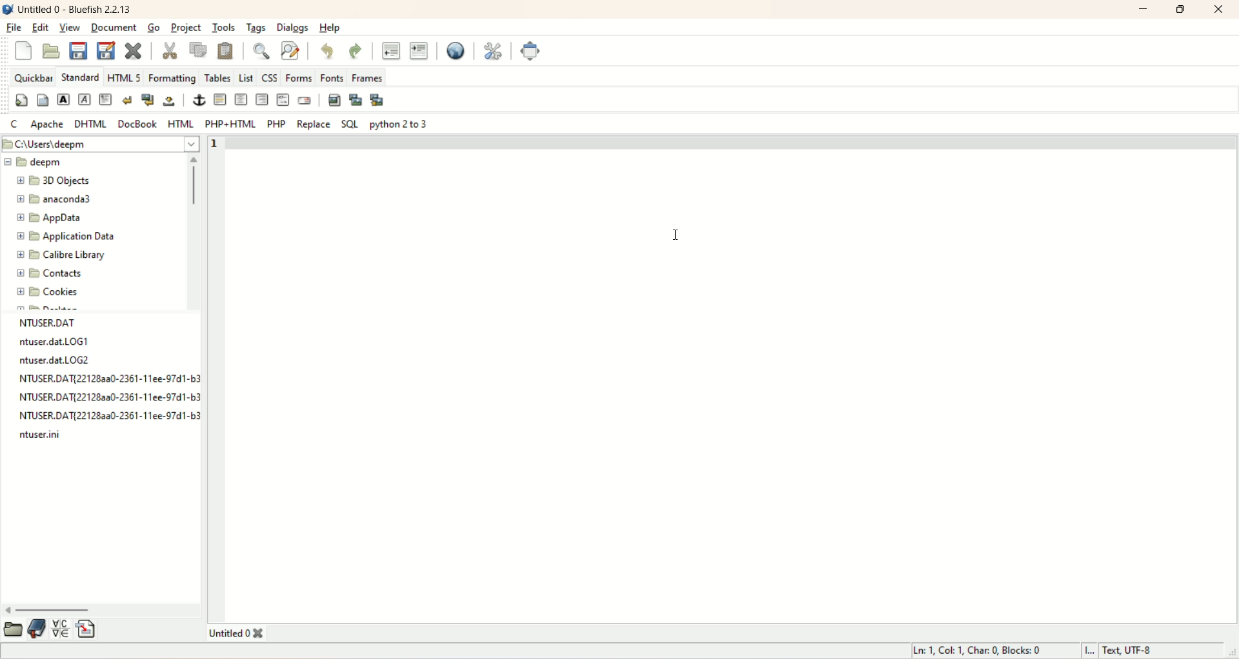 The width and height of the screenshot is (1239, 659). Describe the element at coordinates (50, 438) in the screenshot. I see `file` at that location.